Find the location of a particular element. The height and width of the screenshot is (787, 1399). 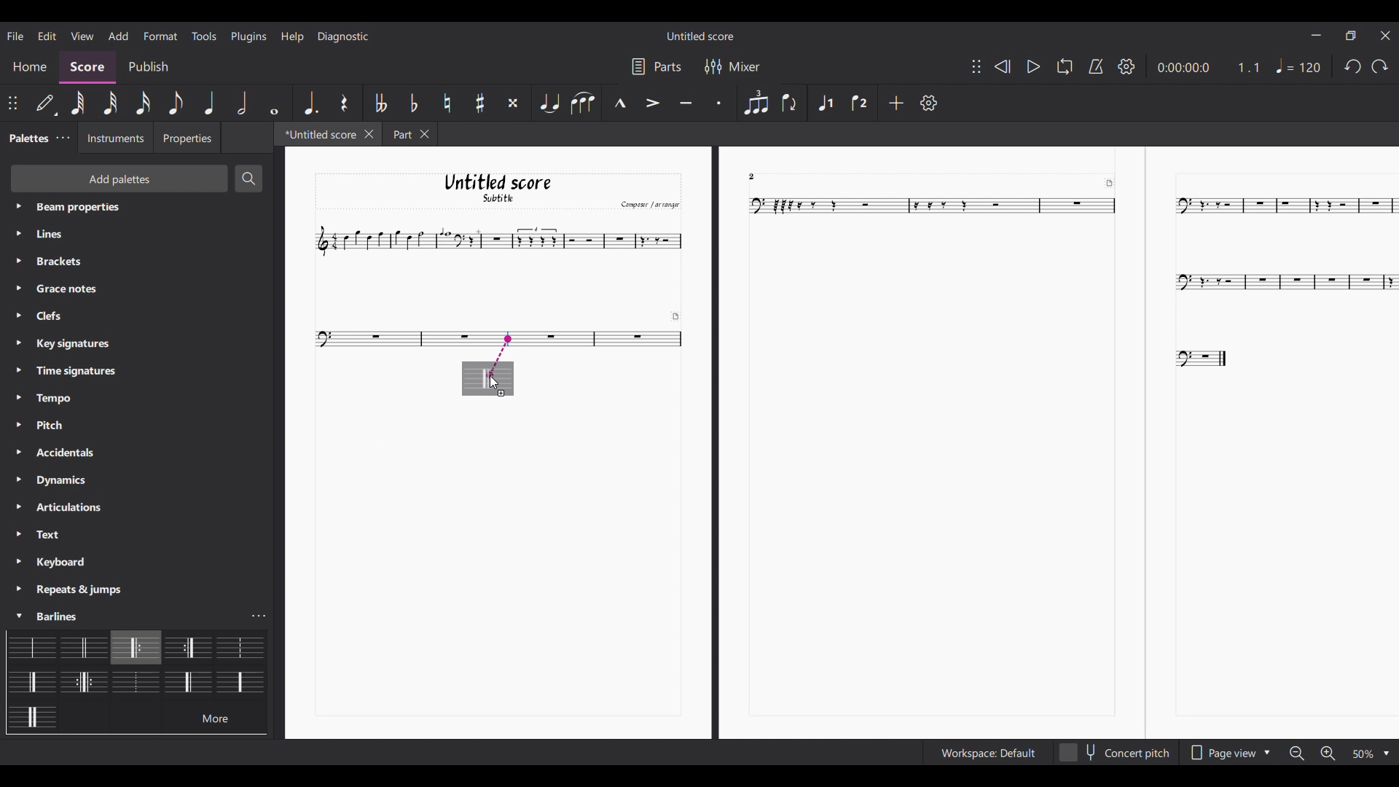

more is located at coordinates (215, 718).